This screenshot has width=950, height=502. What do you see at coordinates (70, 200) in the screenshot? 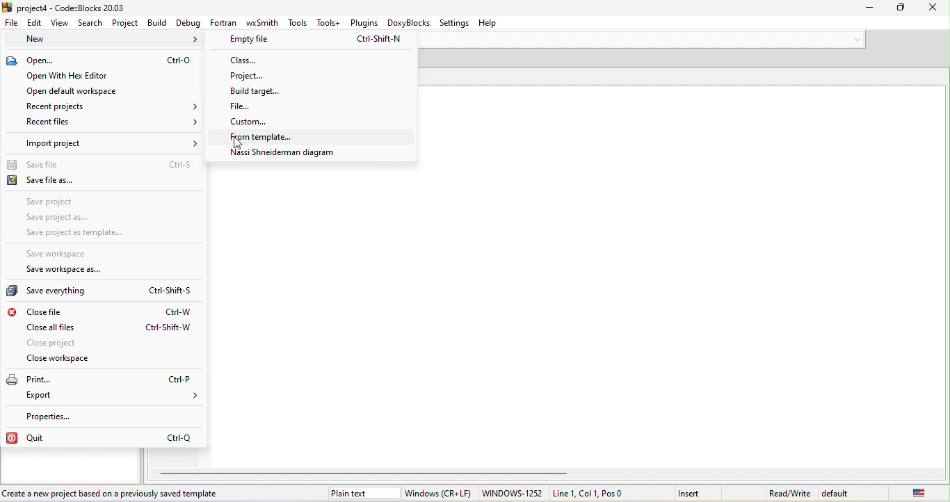
I see `save project` at bounding box center [70, 200].